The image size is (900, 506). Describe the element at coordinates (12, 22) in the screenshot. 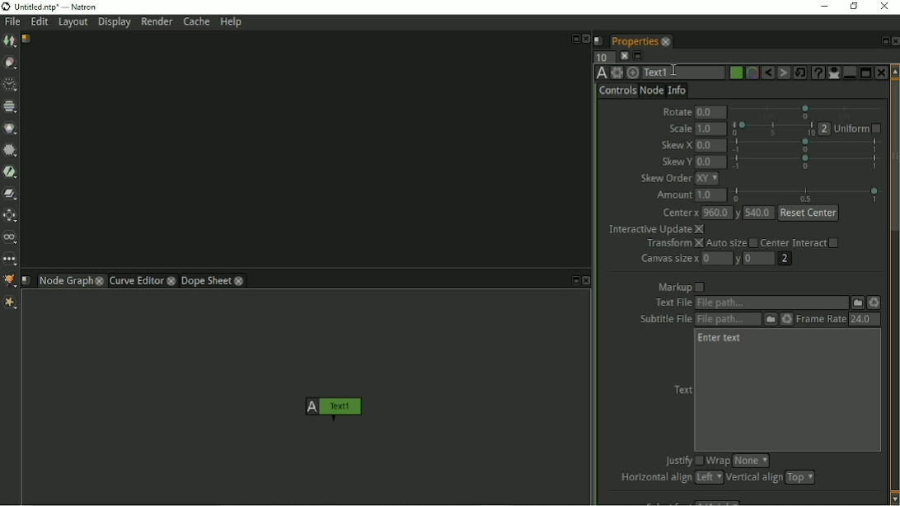

I see `File` at that location.